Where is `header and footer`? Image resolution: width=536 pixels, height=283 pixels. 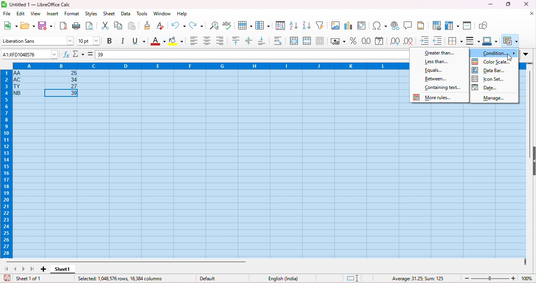
header and footer is located at coordinates (421, 25).